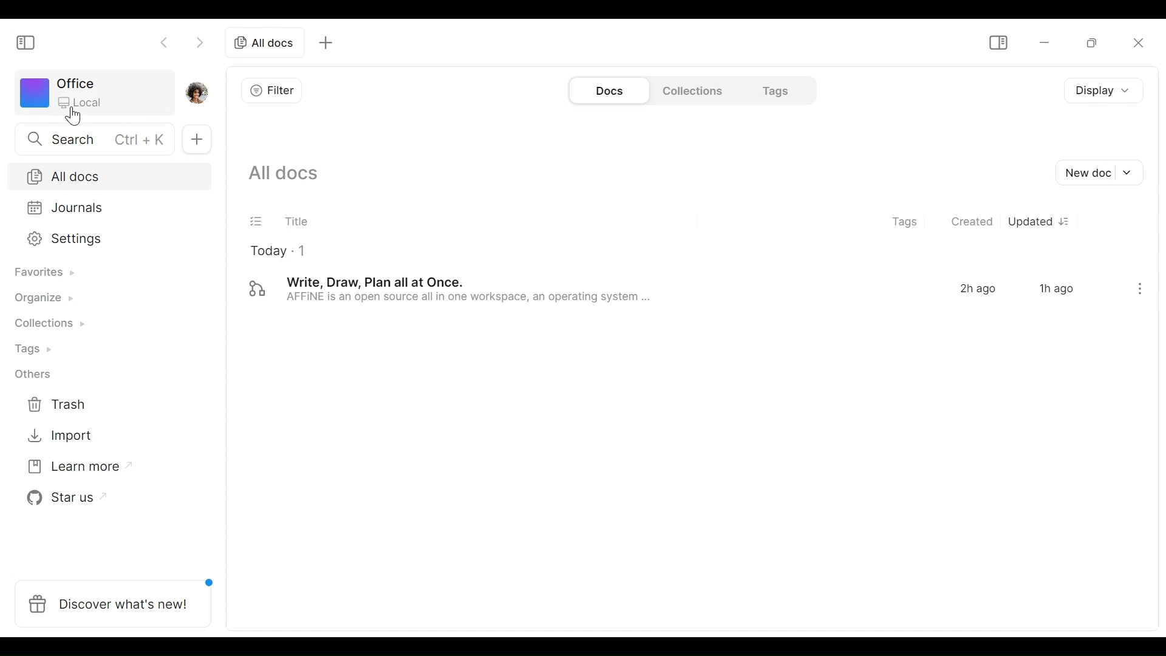  Describe the element at coordinates (44, 323) in the screenshot. I see `Contributions` at that location.